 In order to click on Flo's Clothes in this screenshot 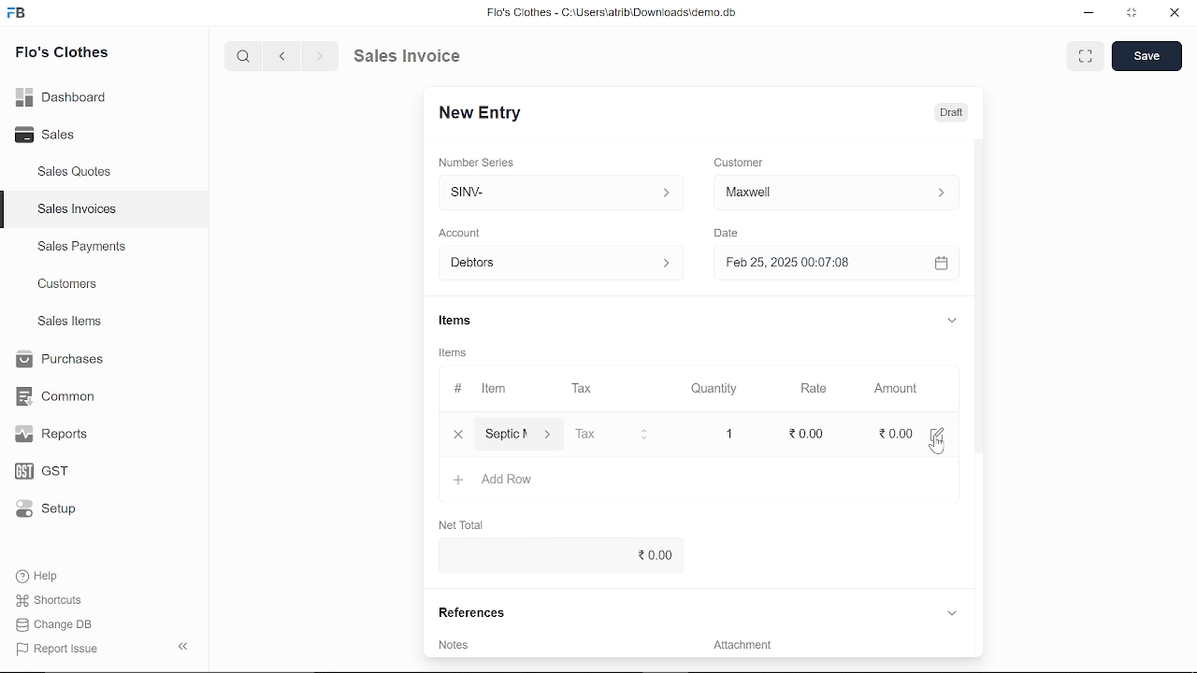, I will do `click(60, 55)`.